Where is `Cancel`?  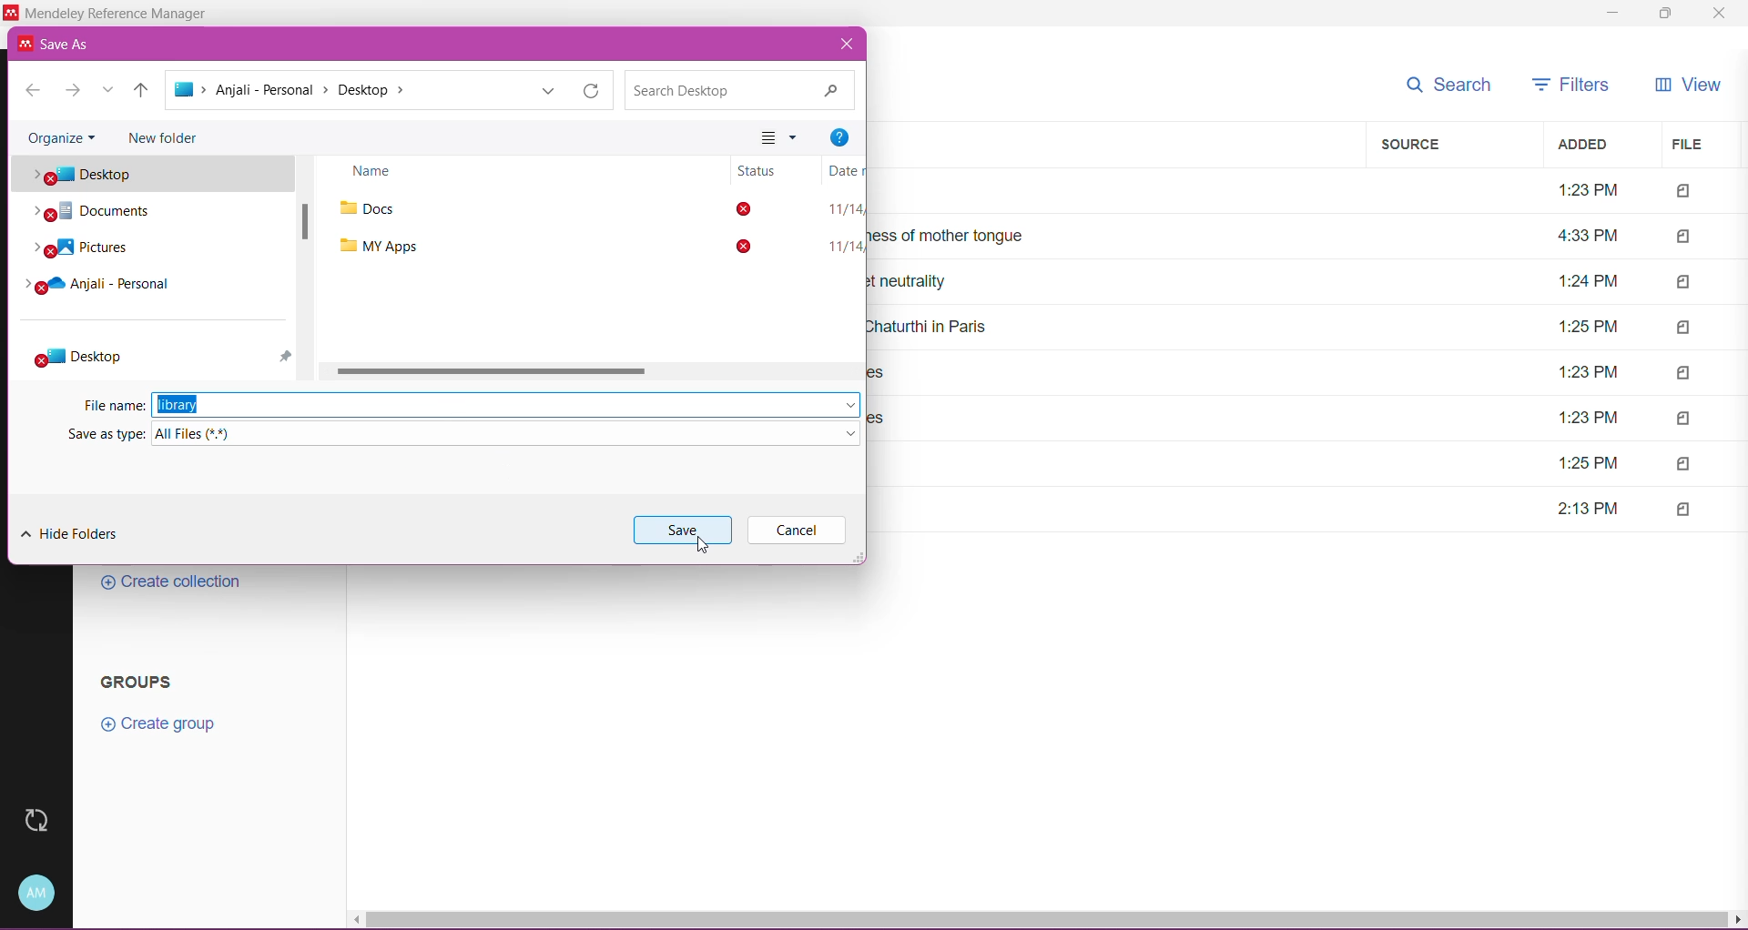 Cancel is located at coordinates (796, 531).